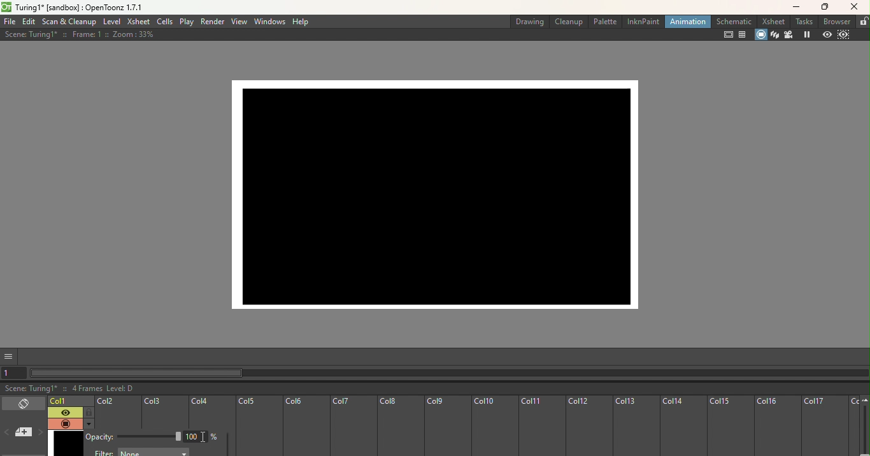 This screenshot has width=870, height=456. I want to click on Col8, so click(399, 426).